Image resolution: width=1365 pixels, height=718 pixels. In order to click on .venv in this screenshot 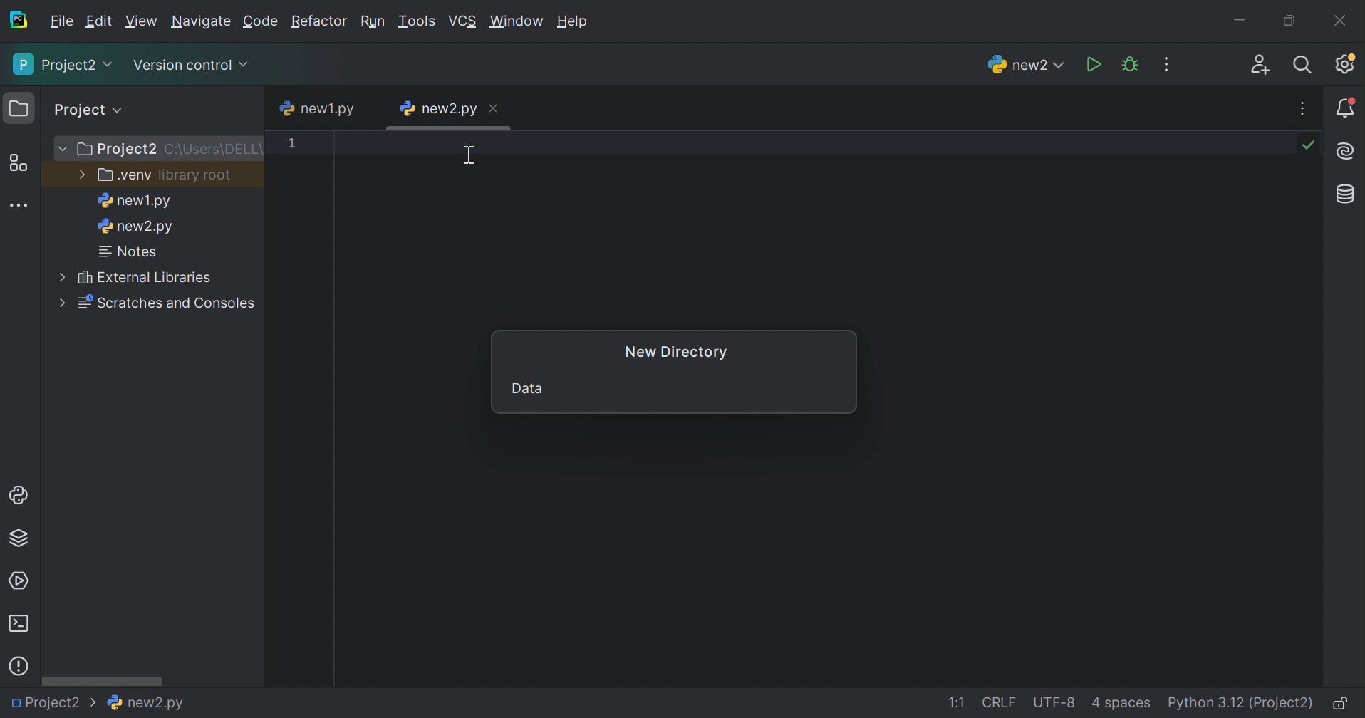, I will do `click(123, 176)`.